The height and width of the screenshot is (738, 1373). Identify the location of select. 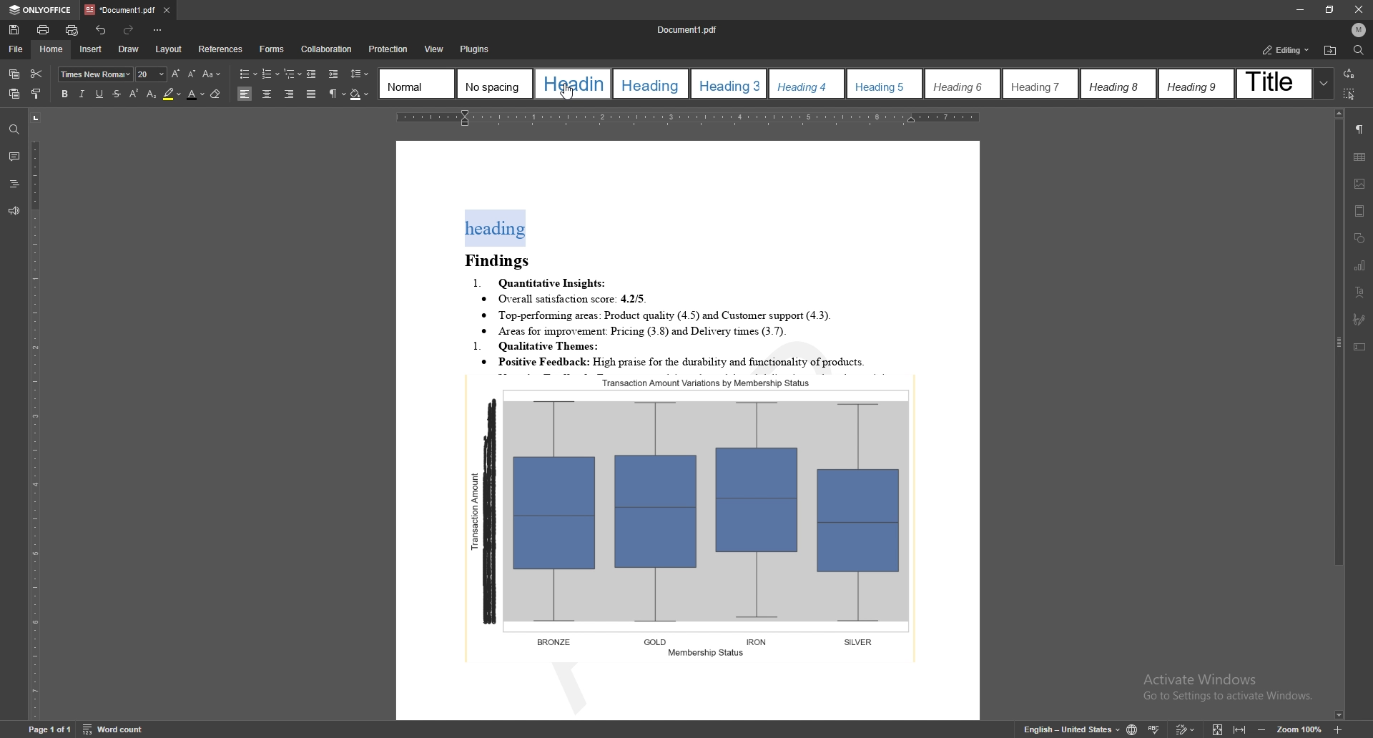
(1350, 93).